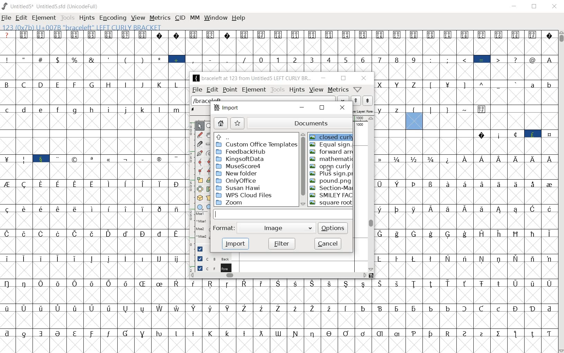 Image resolution: width=564 pixels, height=353 pixels. What do you see at coordinates (338, 90) in the screenshot?
I see `metrics` at bounding box center [338, 90].